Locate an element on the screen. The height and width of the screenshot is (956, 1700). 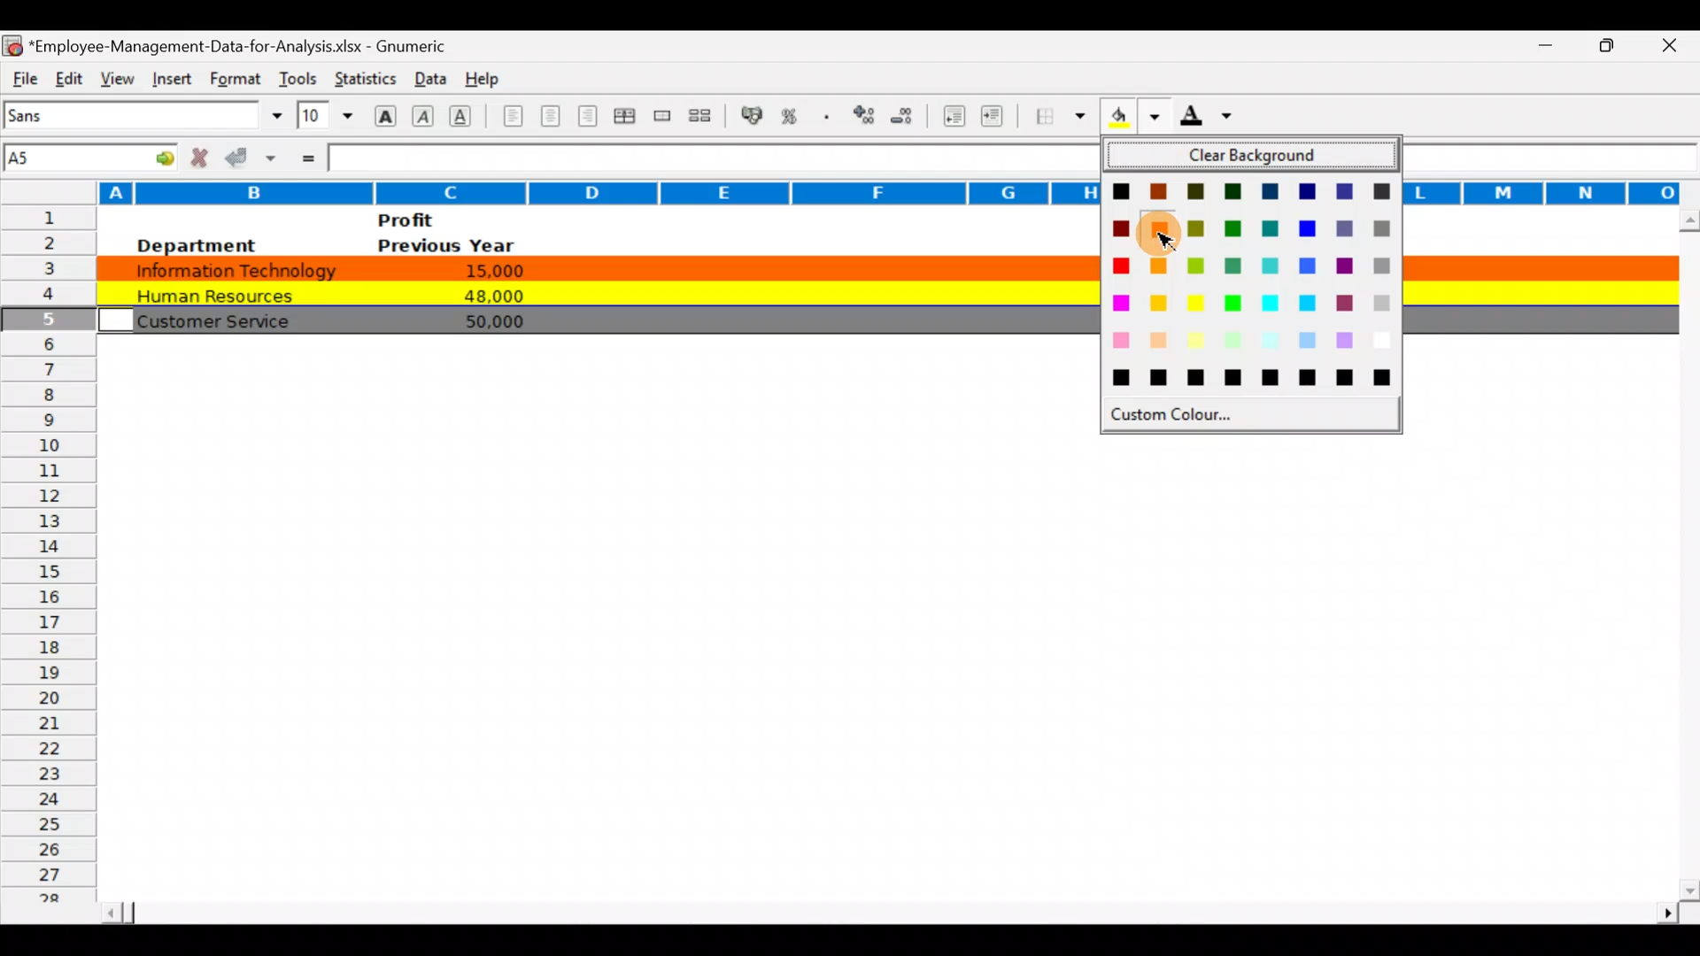
Clear background is located at coordinates (1253, 157).